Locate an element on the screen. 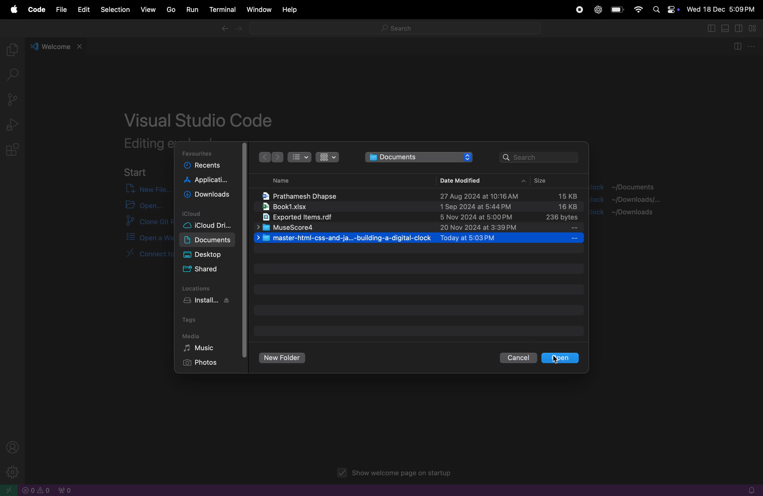 The height and width of the screenshot is (496, 763). date and time is located at coordinates (721, 10).